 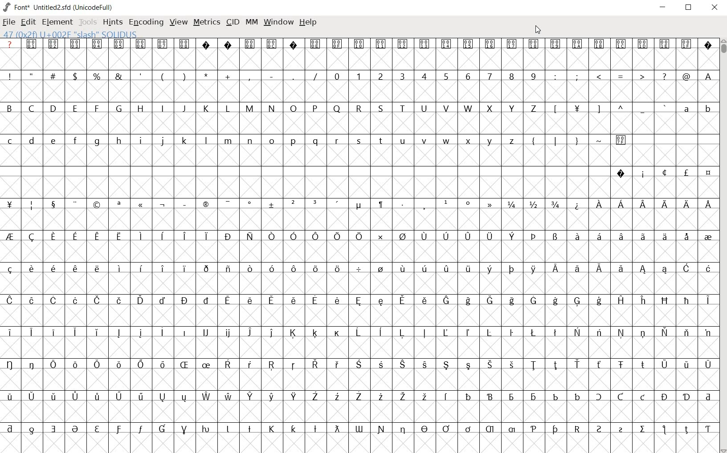 What do you see at coordinates (357, 379) in the screenshot?
I see `empty cells` at bounding box center [357, 379].